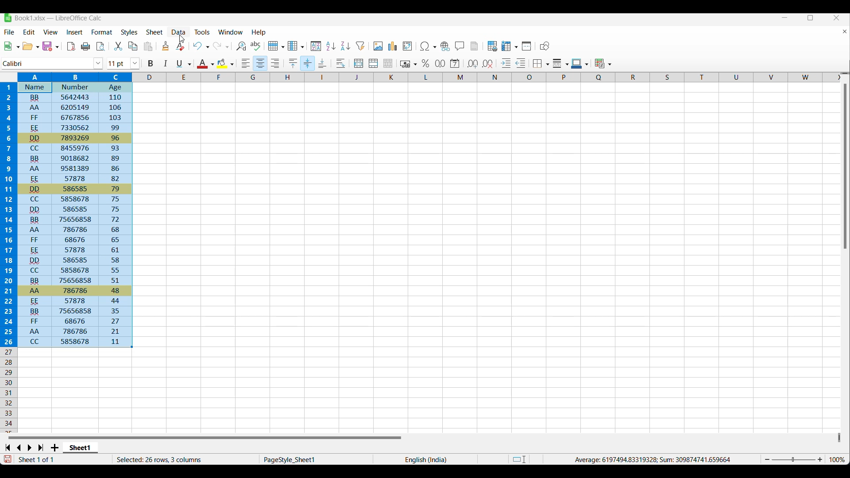  I want to click on Cut, so click(118, 46).